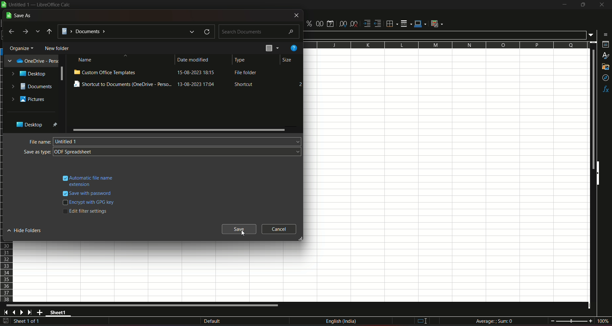 The width and height of the screenshot is (612, 326). I want to click on gallery, so click(606, 68).